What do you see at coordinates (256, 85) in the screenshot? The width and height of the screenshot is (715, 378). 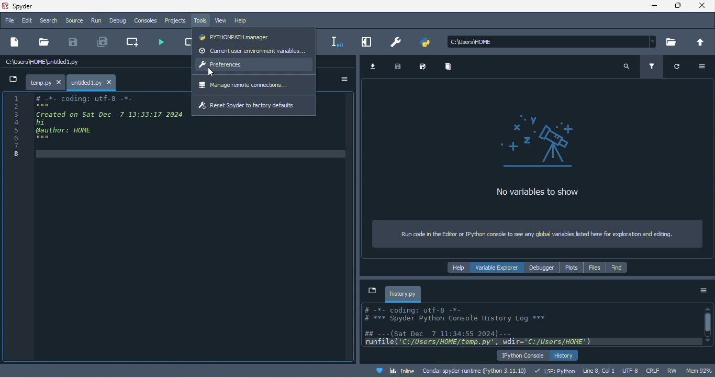 I see `manage remote connection` at bounding box center [256, 85].